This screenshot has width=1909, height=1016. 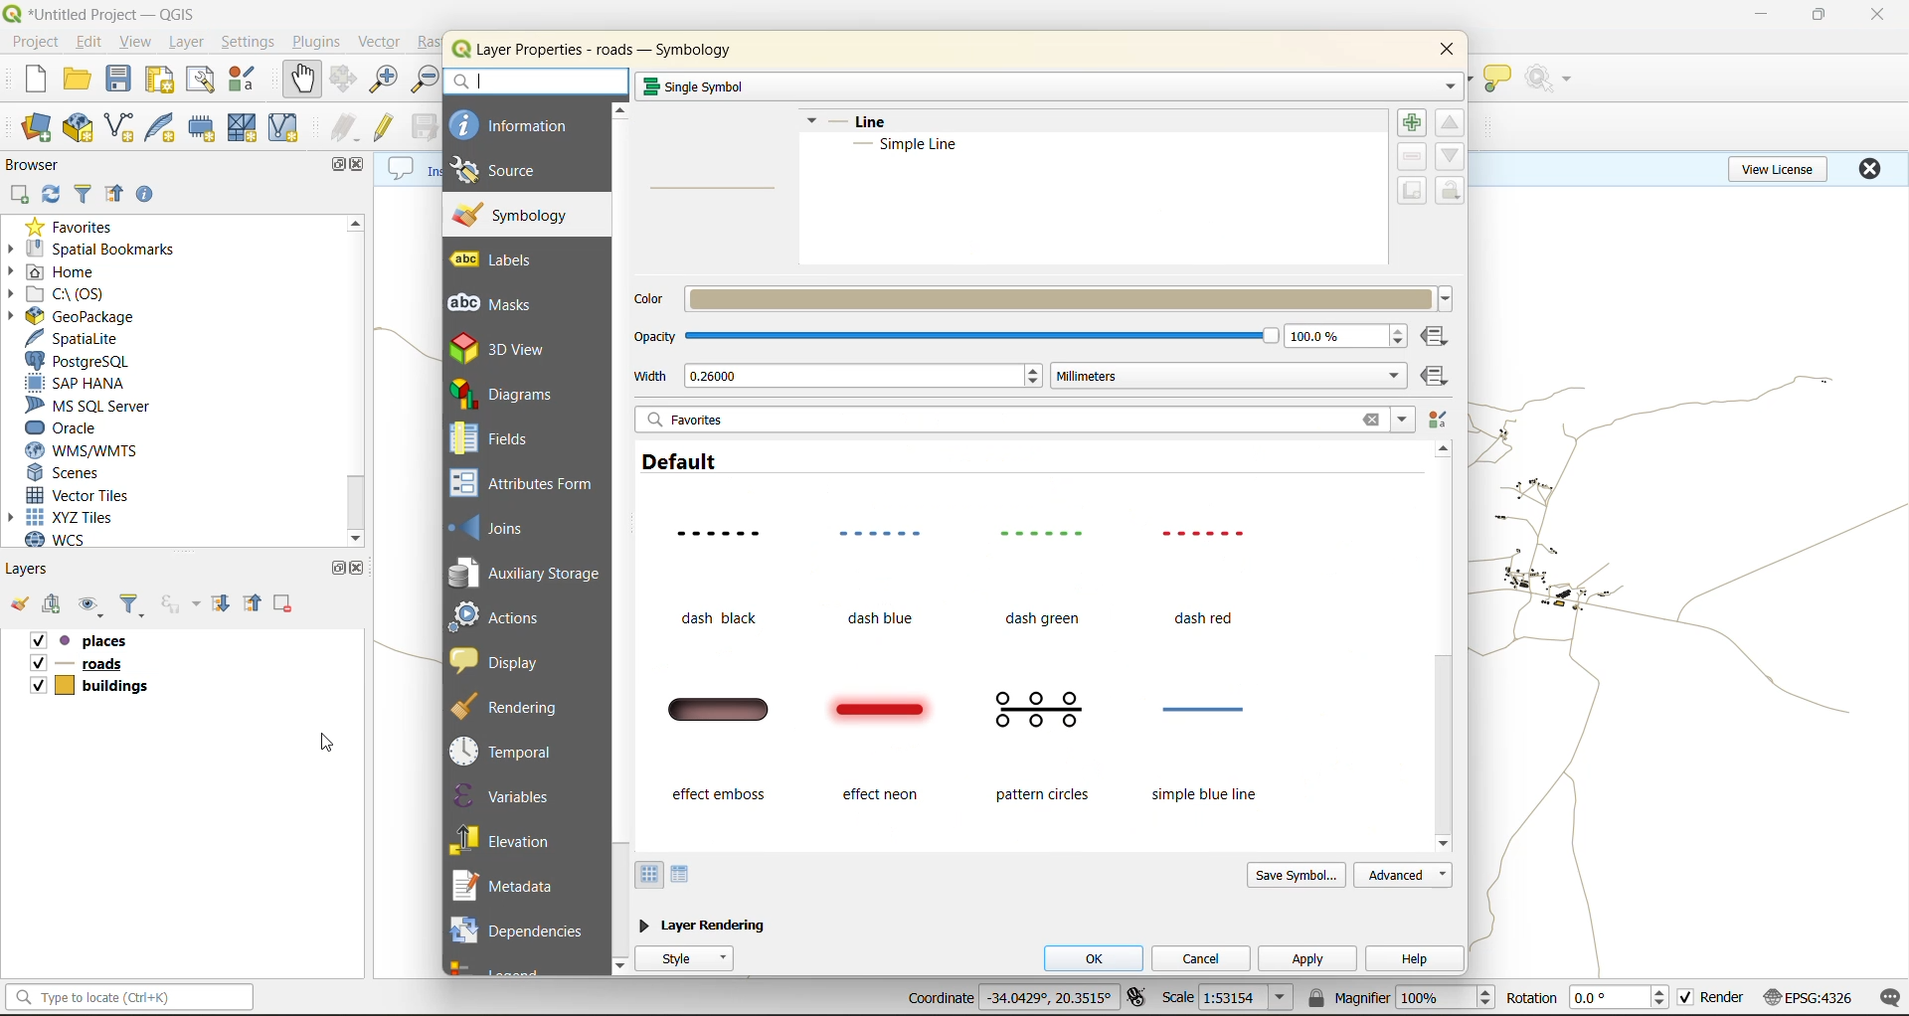 What do you see at coordinates (1415, 122) in the screenshot?
I see `add symbol layer` at bounding box center [1415, 122].